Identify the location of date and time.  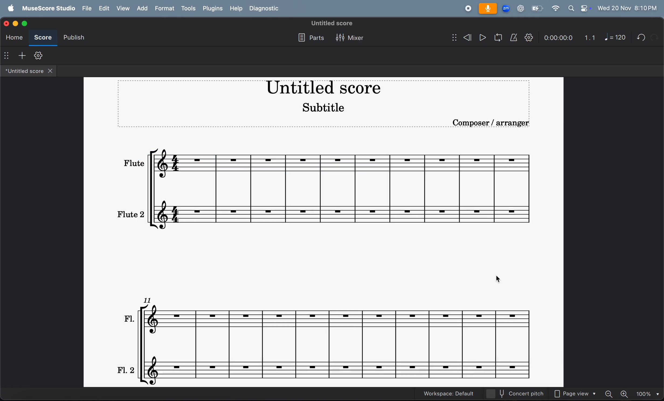
(628, 9).